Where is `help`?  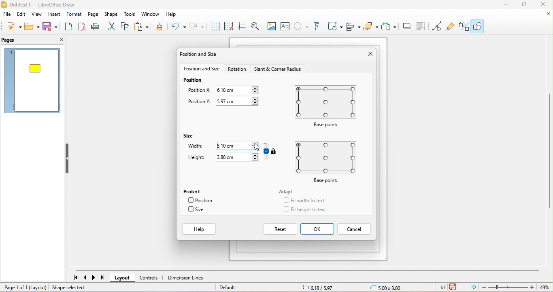 help is located at coordinates (199, 229).